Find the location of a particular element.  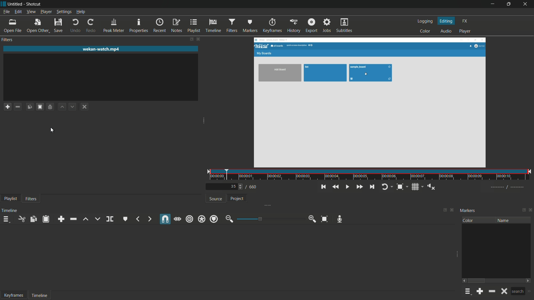

cursor is located at coordinates (53, 130).